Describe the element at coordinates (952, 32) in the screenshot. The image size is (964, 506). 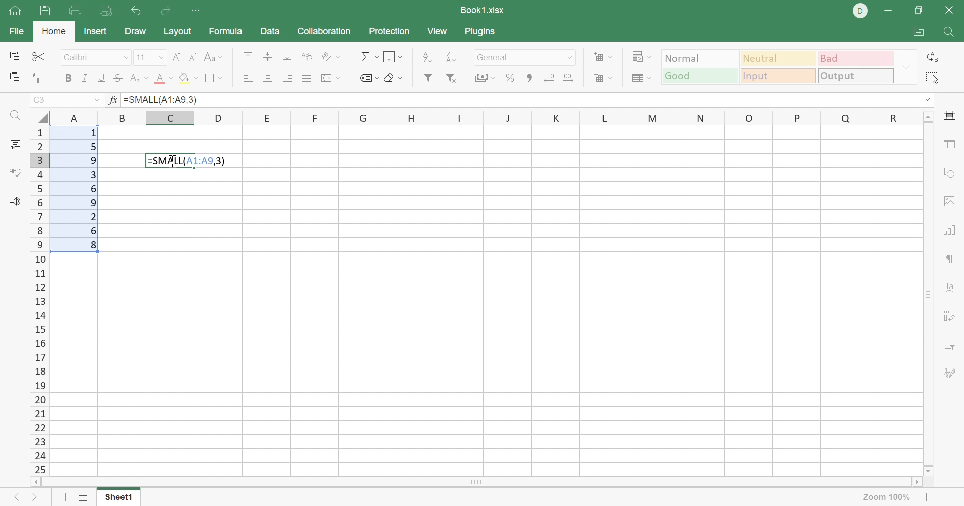
I see `Find` at that location.